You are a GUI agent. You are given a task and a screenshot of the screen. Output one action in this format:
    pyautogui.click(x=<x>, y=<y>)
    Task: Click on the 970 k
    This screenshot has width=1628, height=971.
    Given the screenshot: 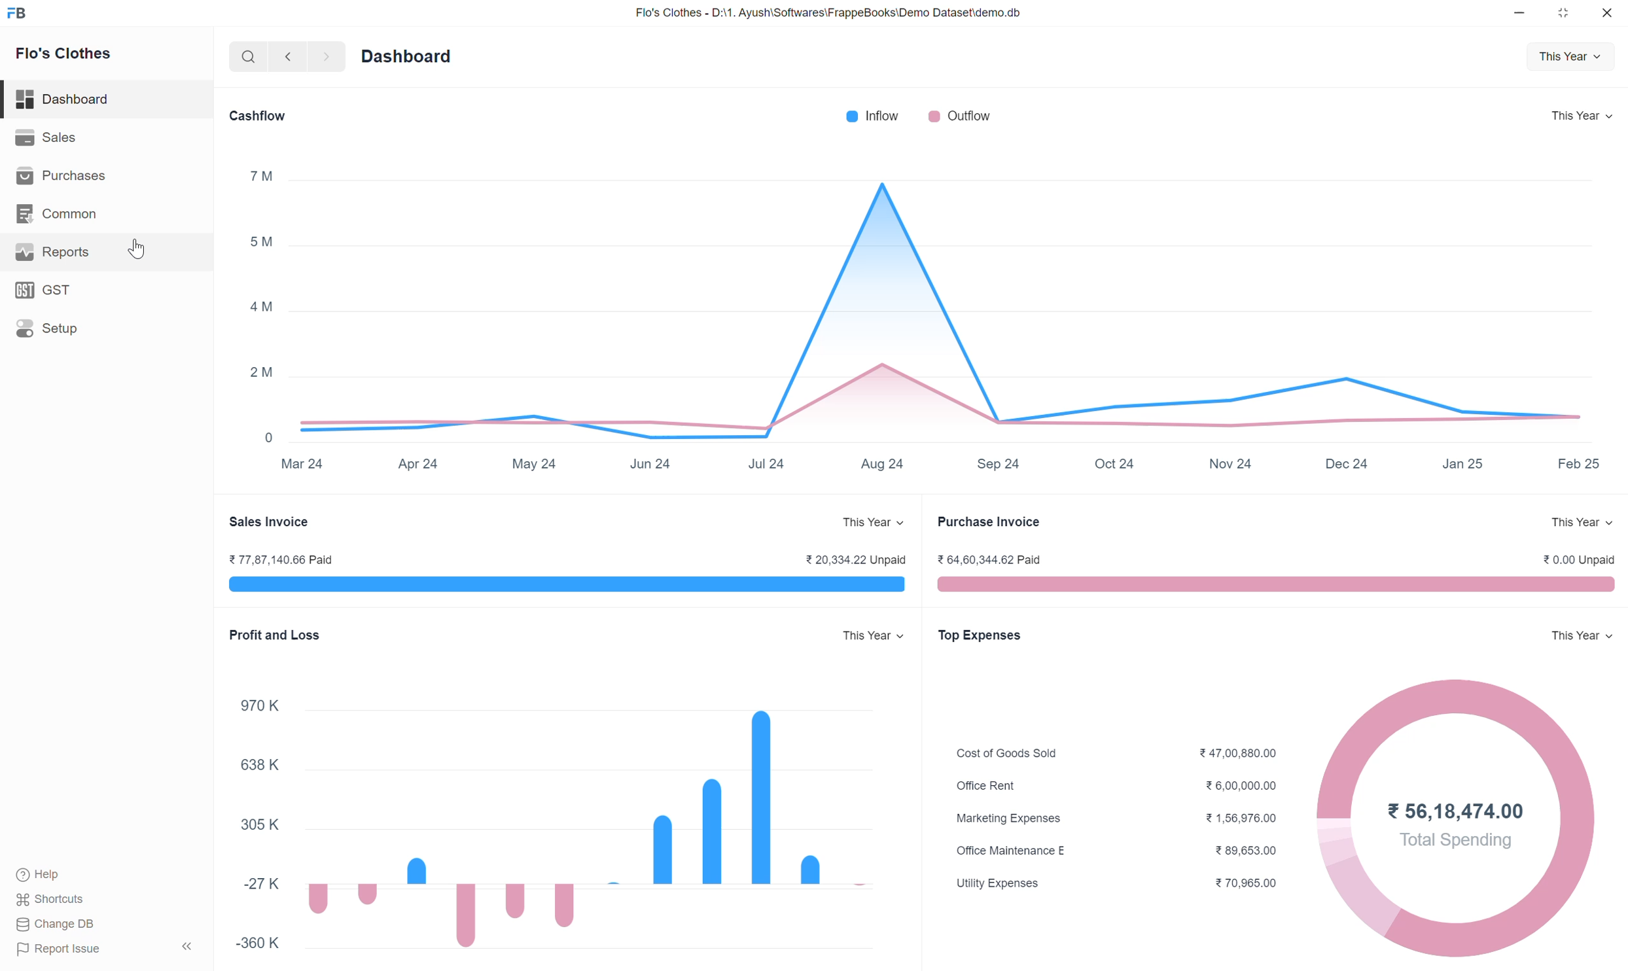 What is the action you would take?
    pyautogui.click(x=262, y=707)
    